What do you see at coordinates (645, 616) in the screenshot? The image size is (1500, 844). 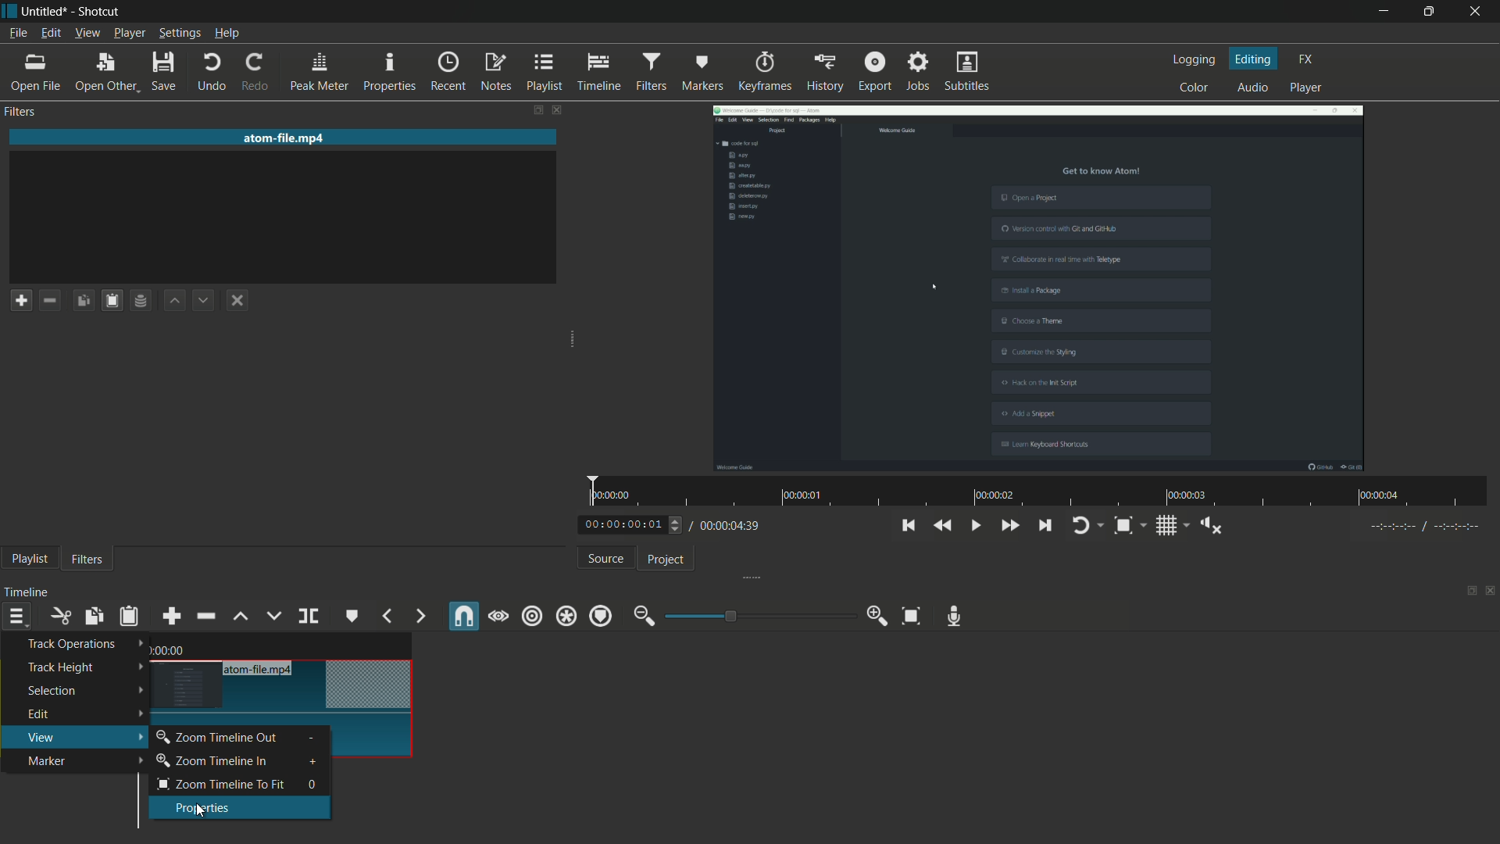 I see `zoom out` at bounding box center [645, 616].